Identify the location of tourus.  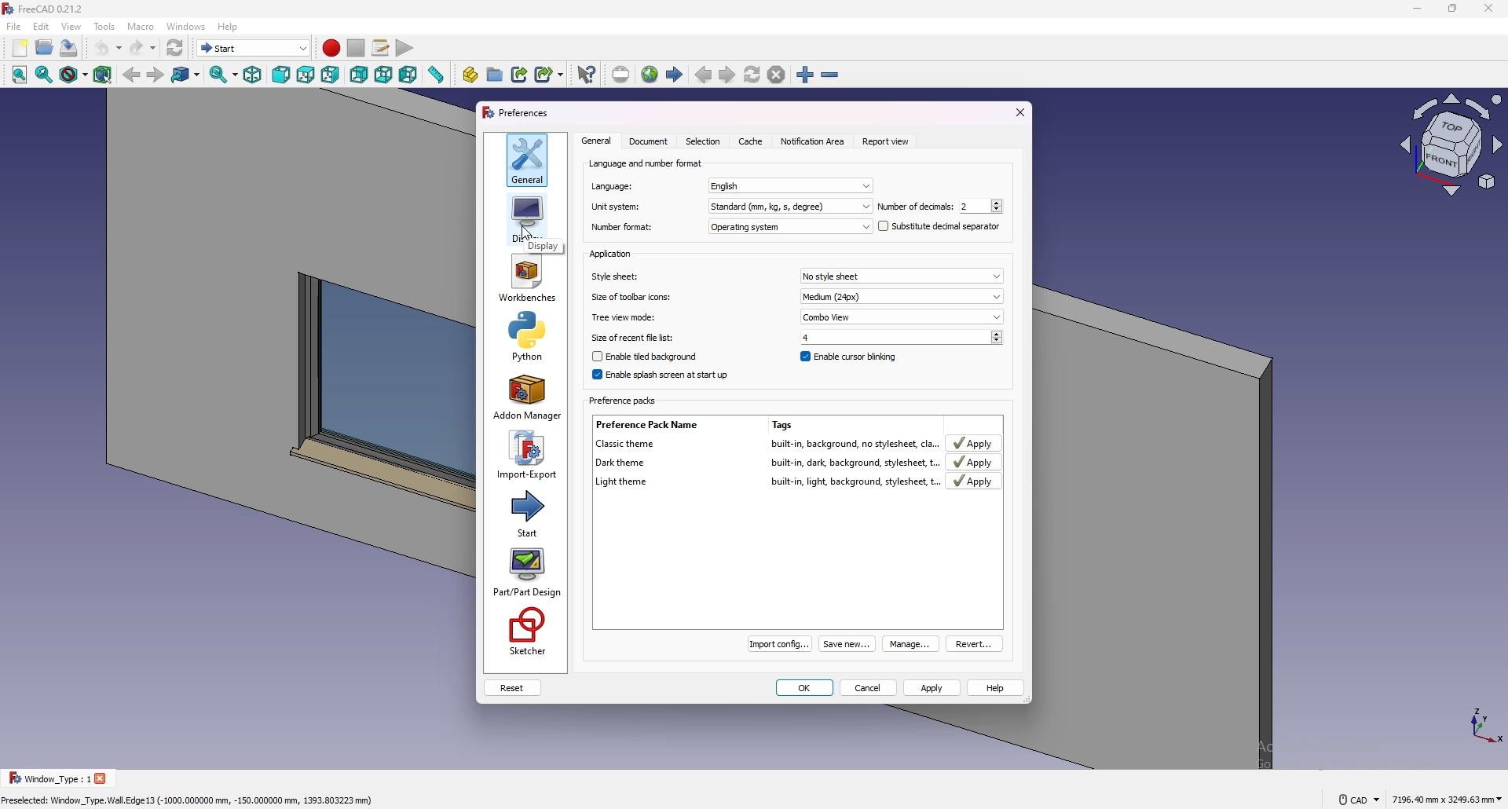
(1477, 724).